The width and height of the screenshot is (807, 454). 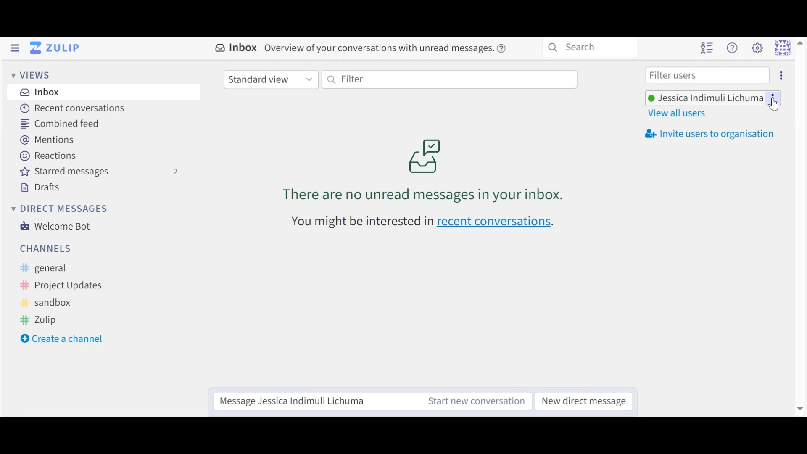 I want to click on Channels, so click(x=46, y=248).